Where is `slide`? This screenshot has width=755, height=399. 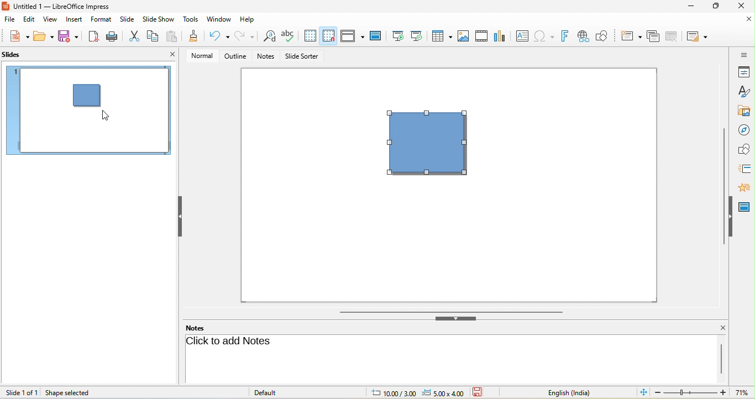
slide is located at coordinates (128, 19).